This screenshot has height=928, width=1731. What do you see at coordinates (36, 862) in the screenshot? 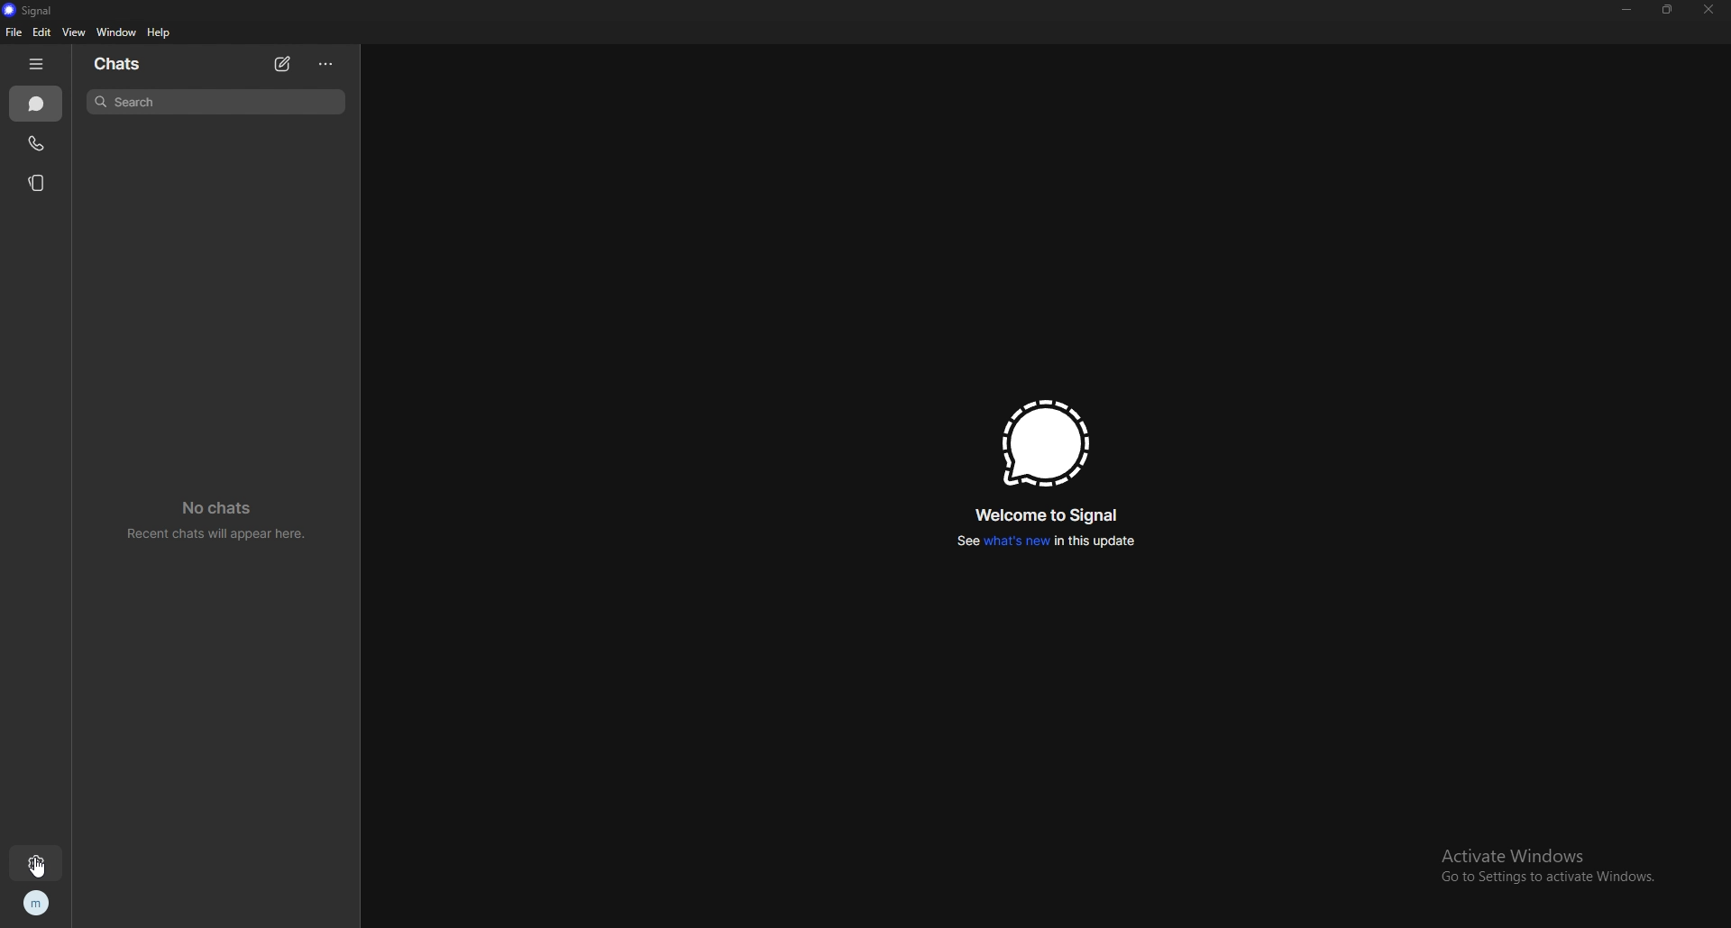
I see `settings` at bounding box center [36, 862].